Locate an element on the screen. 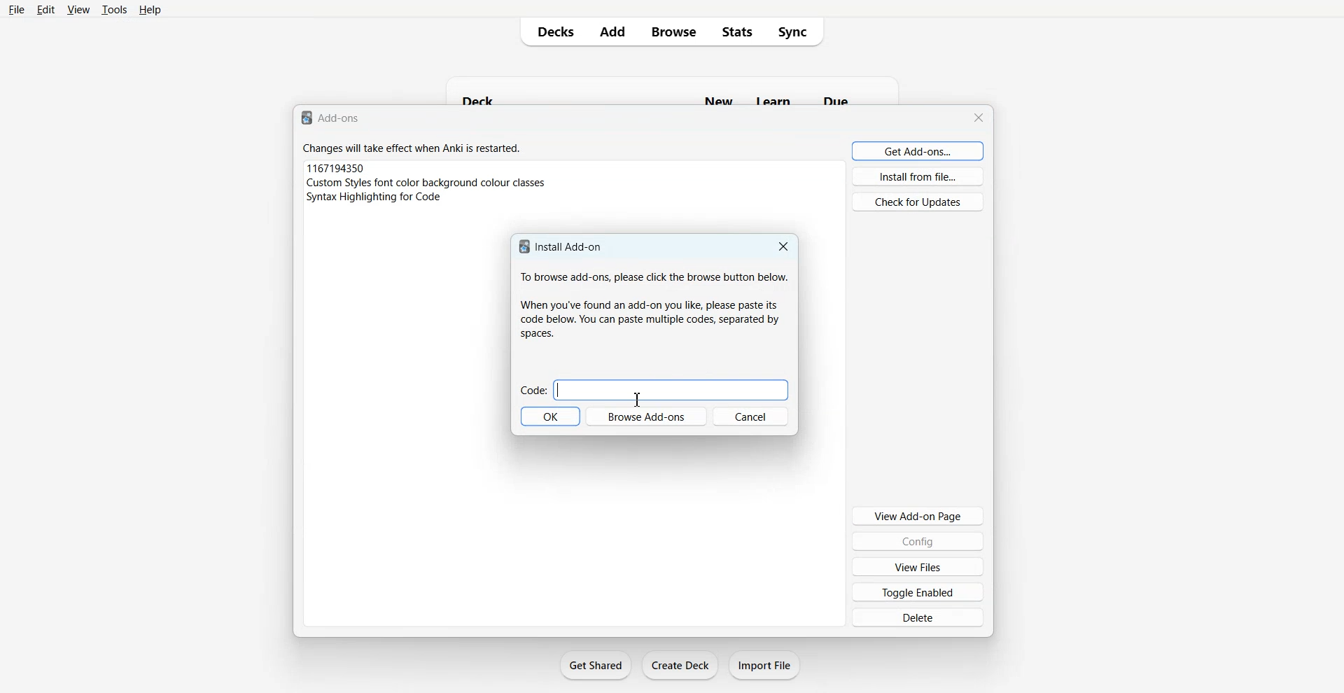 The height and width of the screenshot is (693, 1344). Tools is located at coordinates (113, 10).